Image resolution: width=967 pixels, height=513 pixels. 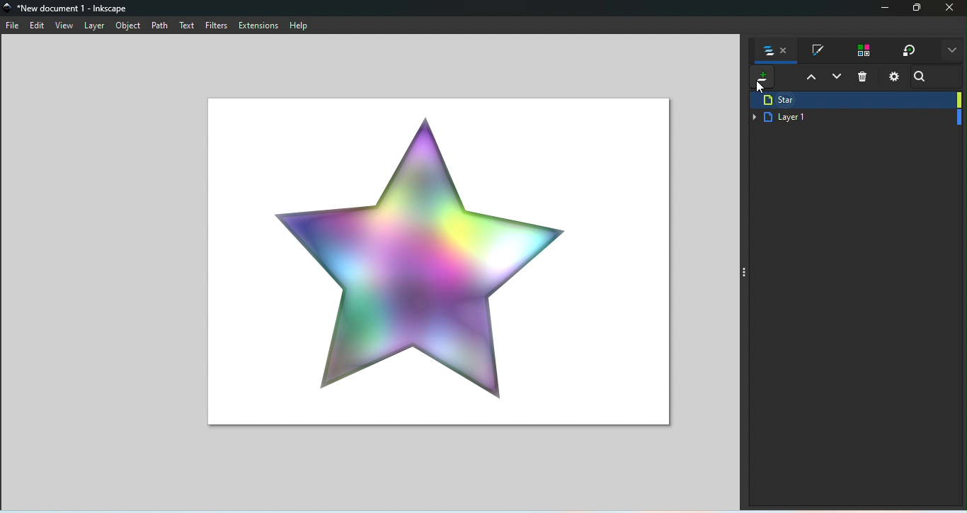 I want to click on Filters, so click(x=217, y=26).